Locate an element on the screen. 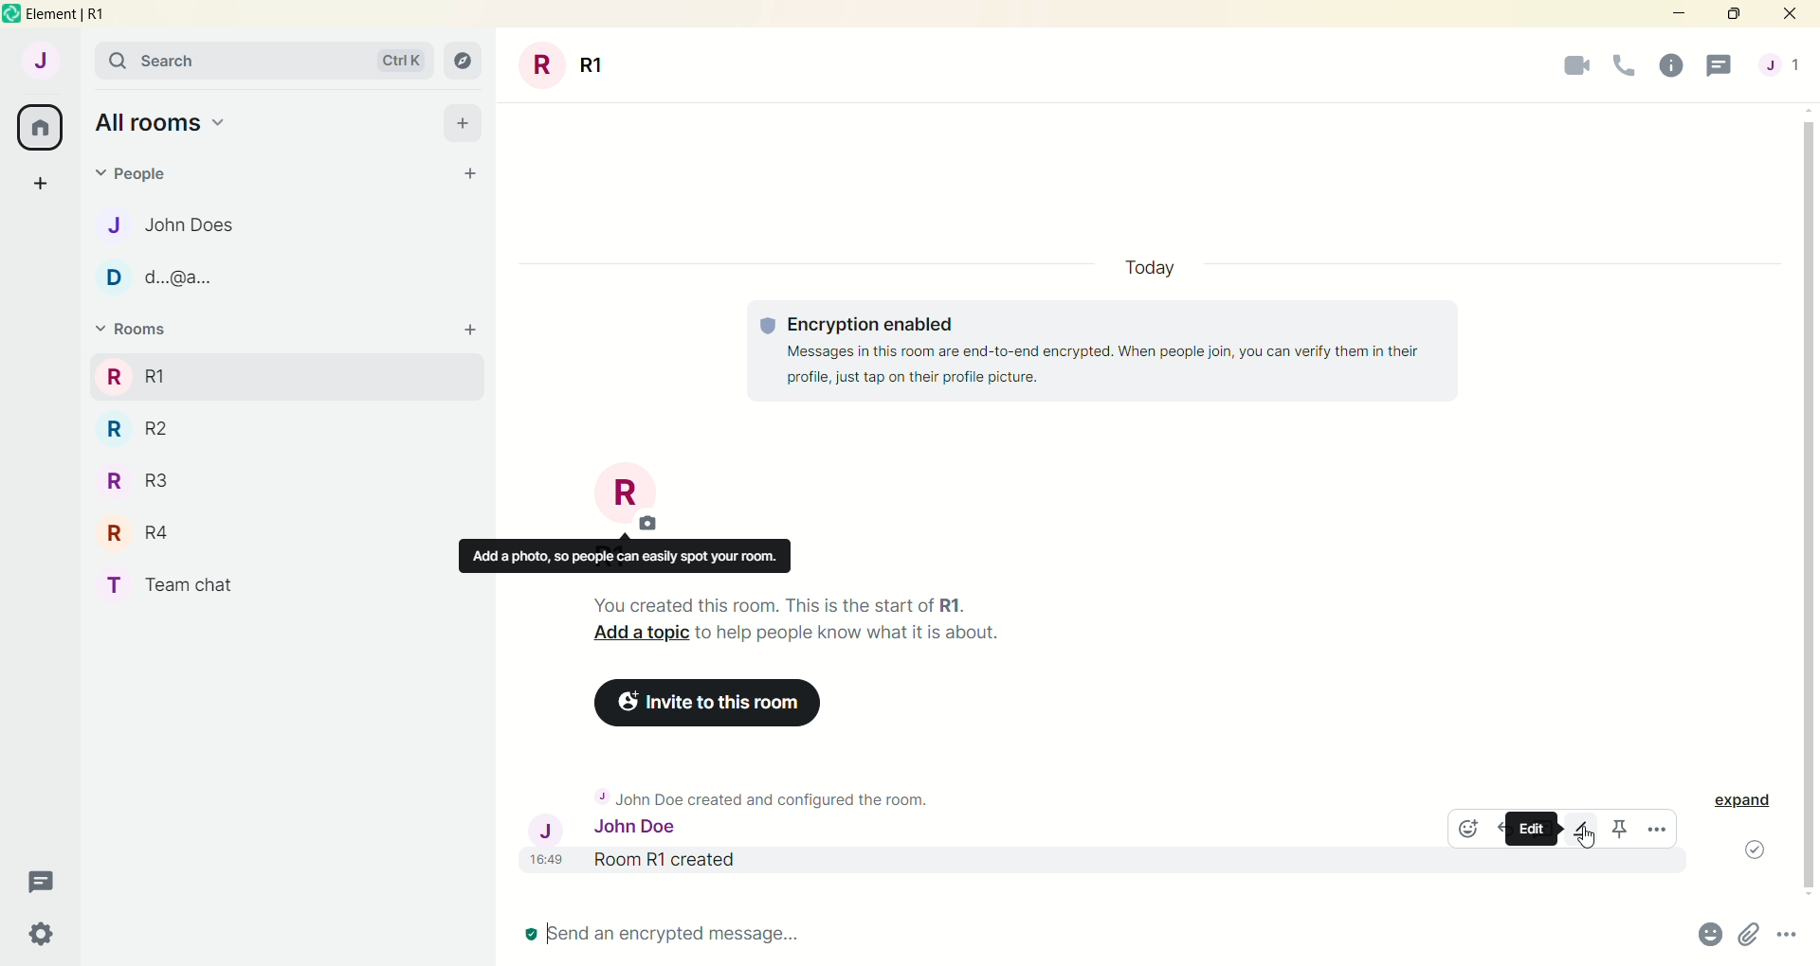 This screenshot has width=1820, height=966. start chat is located at coordinates (464, 171).